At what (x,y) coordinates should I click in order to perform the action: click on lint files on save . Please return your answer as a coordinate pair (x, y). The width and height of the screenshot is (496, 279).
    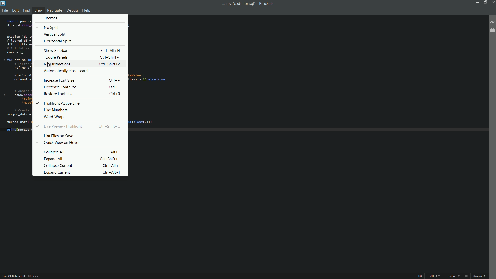
    Looking at the image, I should click on (80, 135).